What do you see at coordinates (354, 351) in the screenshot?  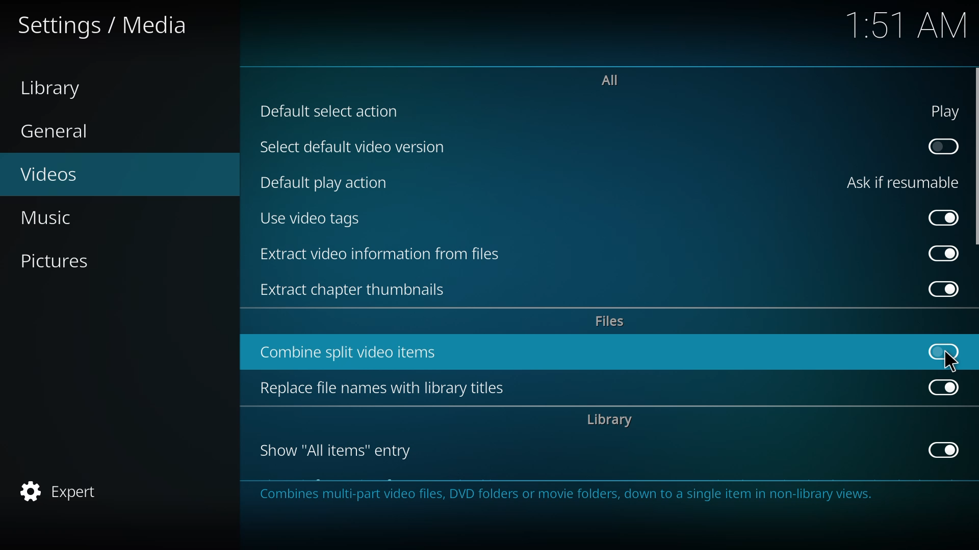 I see `combine split video items` at bounding box center [354, 351].